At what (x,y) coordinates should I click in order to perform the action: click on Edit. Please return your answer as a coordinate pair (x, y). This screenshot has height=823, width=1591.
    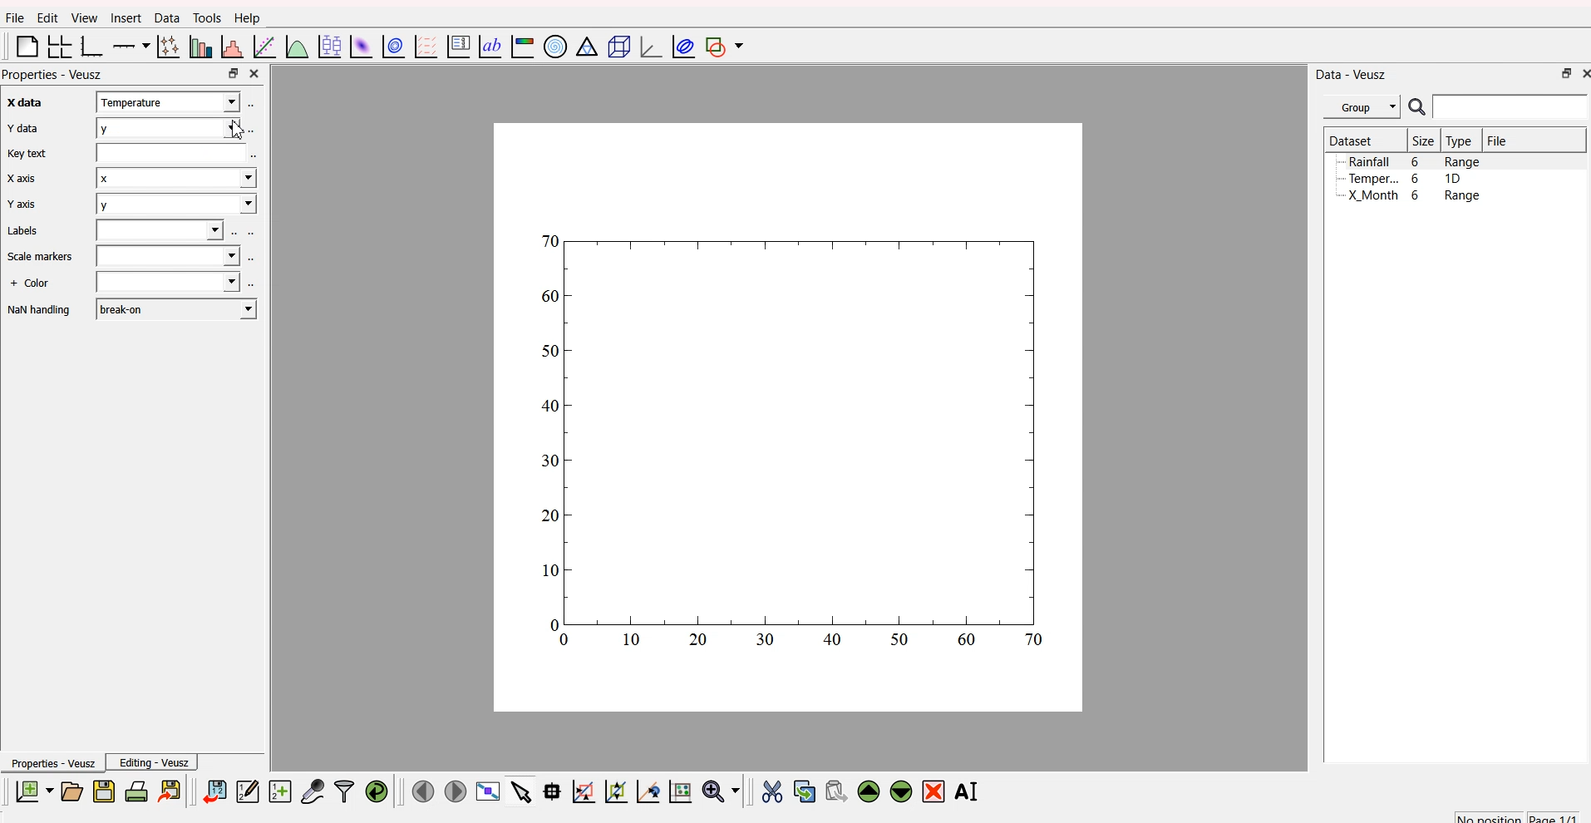
    Looking at the image, I should click on (45, 17).